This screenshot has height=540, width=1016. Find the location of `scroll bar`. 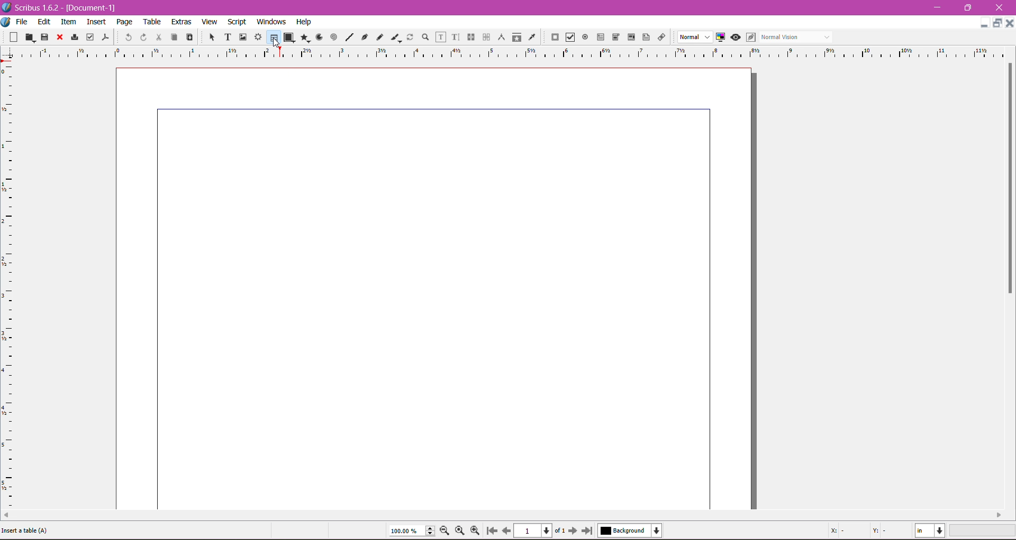

scroll bar is located at coordinates (503, 515).